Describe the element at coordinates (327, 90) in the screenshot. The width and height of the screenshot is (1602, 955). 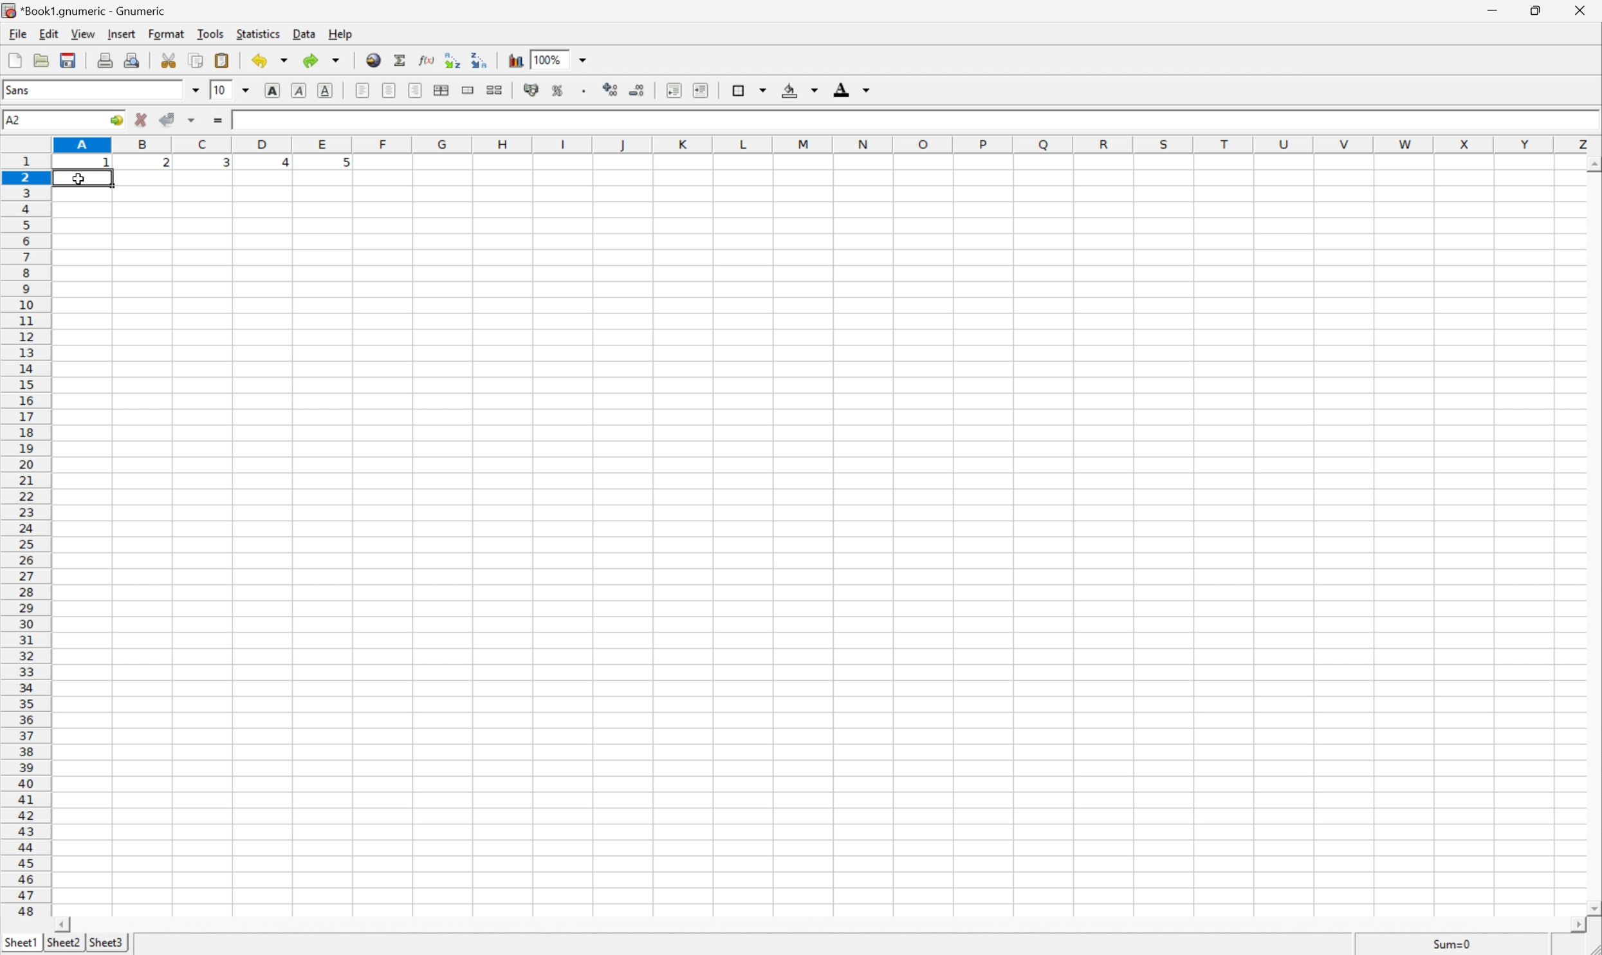
I see `underline` at that location.